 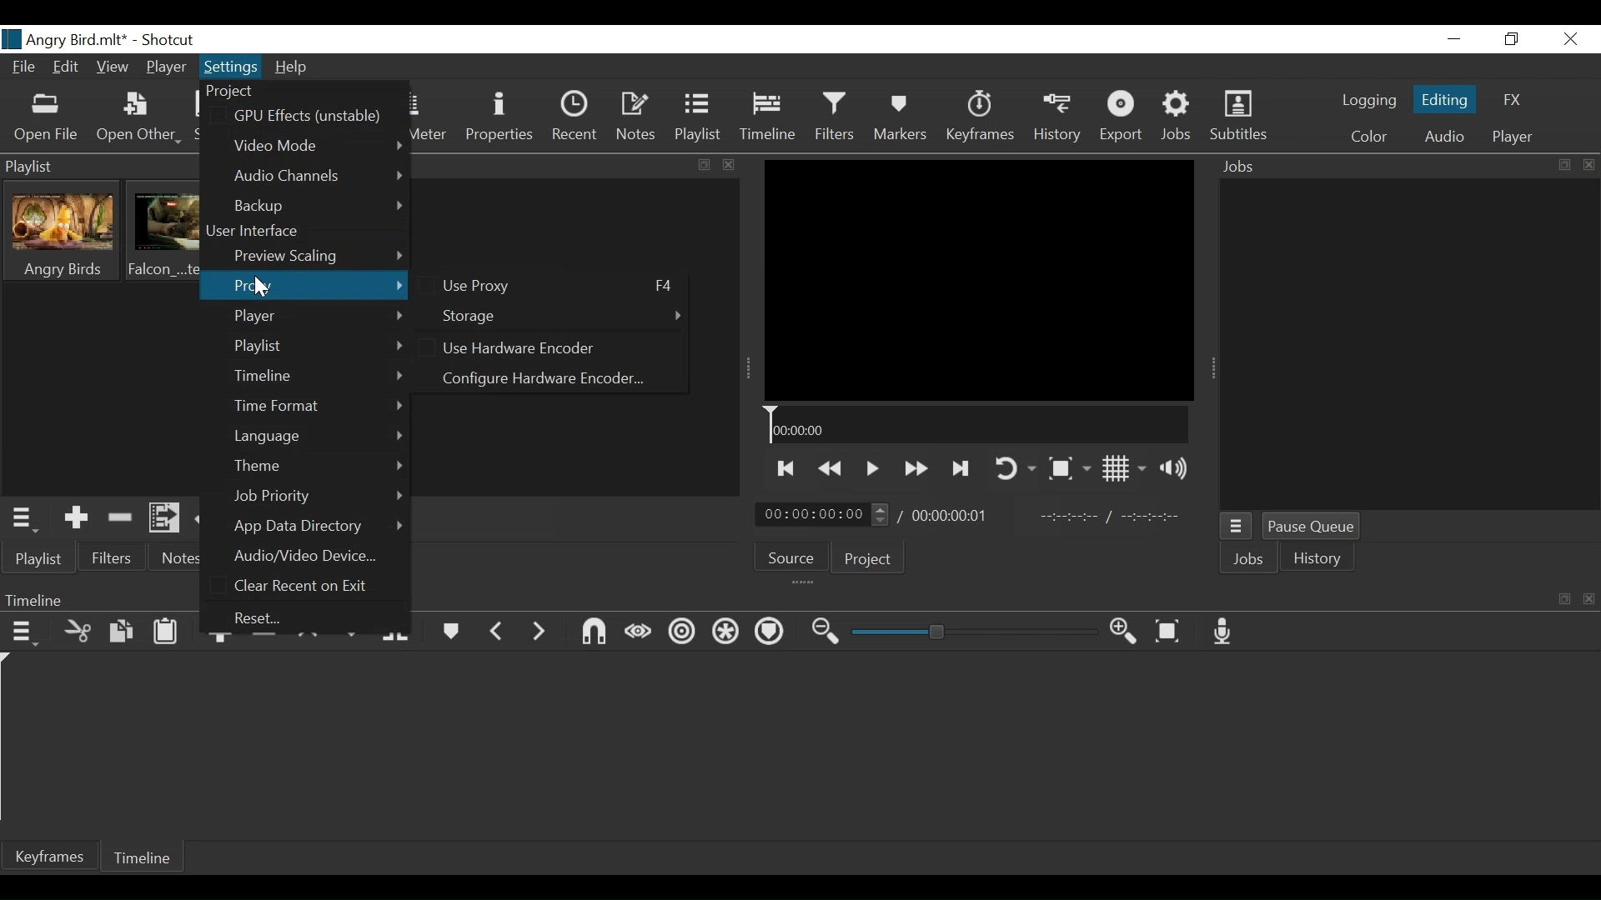 What do you see at coordinates (1591, 597) in the screenshot?
I see `close` at bounding box center [1591, 597].